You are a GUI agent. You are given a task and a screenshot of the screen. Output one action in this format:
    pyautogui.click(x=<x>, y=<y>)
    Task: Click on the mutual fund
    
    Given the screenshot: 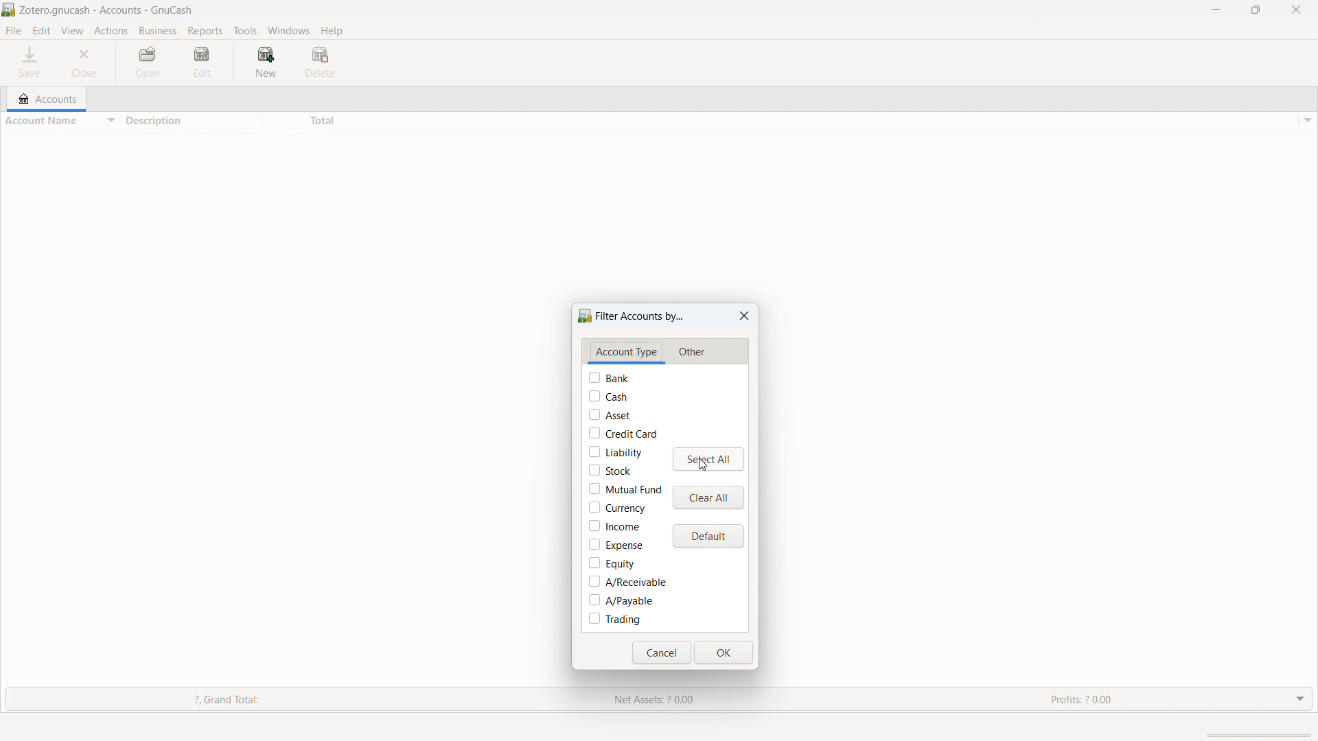 What is the action you would take?
    pyautogui.click(x=625, y=489)
    